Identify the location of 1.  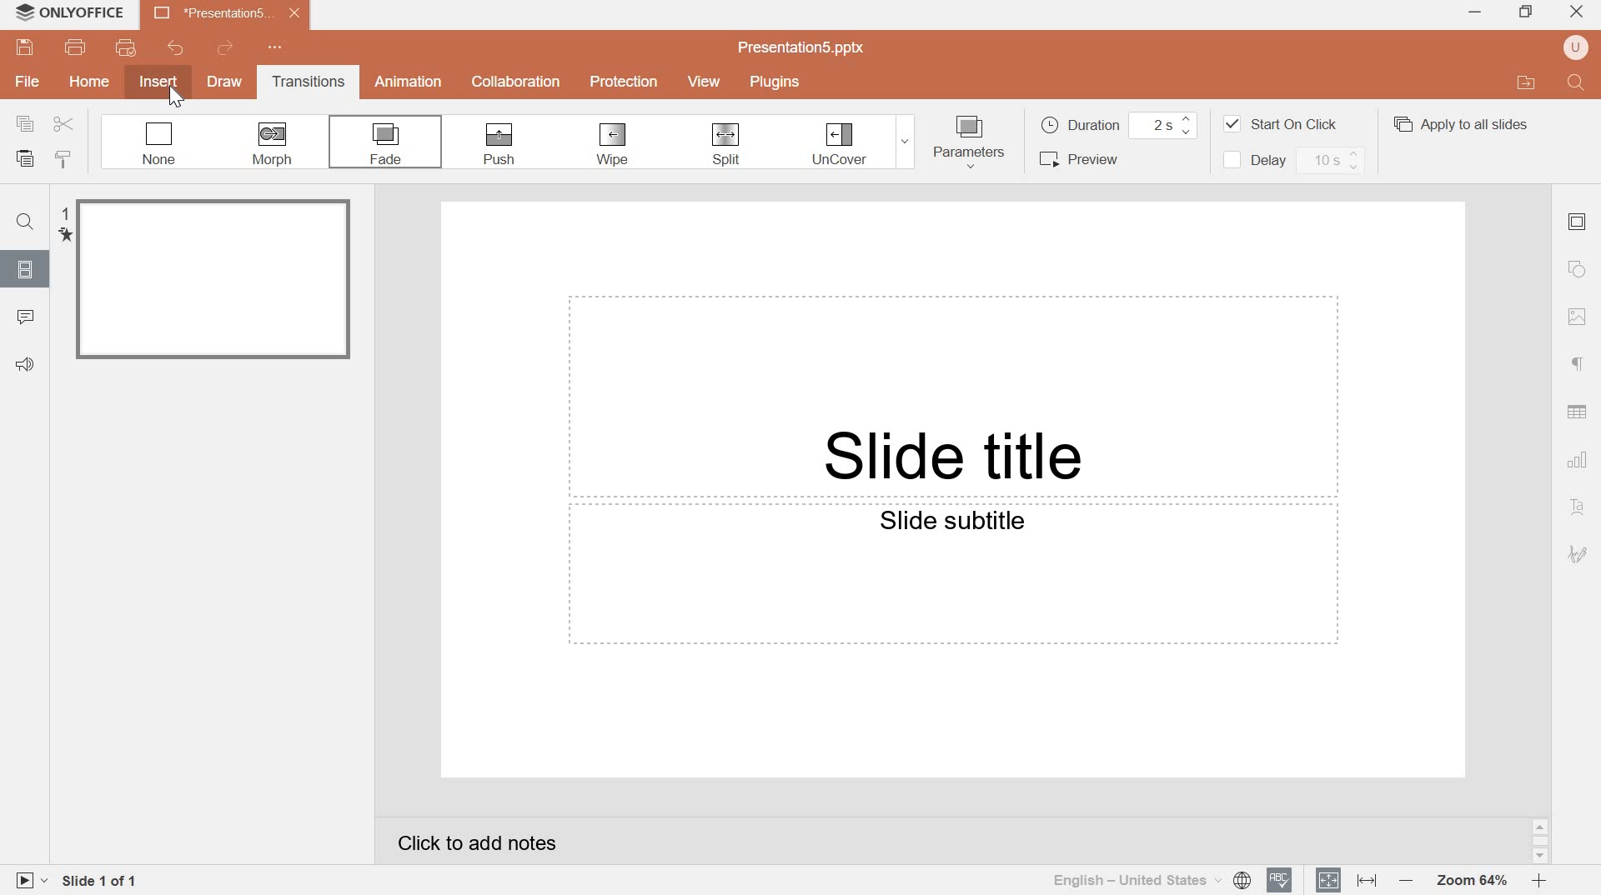
(63, 212).